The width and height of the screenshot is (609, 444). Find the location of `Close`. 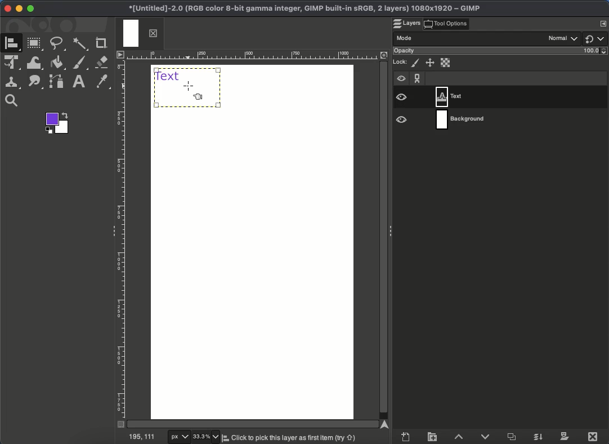

Close is located at coordinates (7, 8).